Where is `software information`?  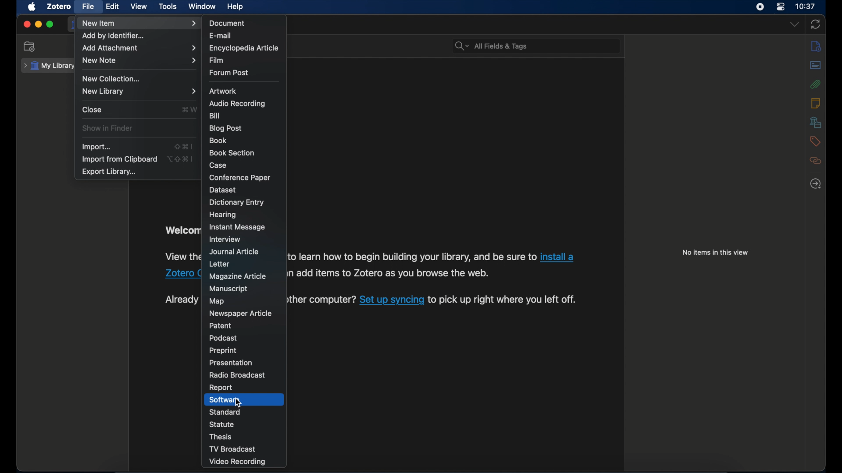 software information is located at coordinates (182, 258).